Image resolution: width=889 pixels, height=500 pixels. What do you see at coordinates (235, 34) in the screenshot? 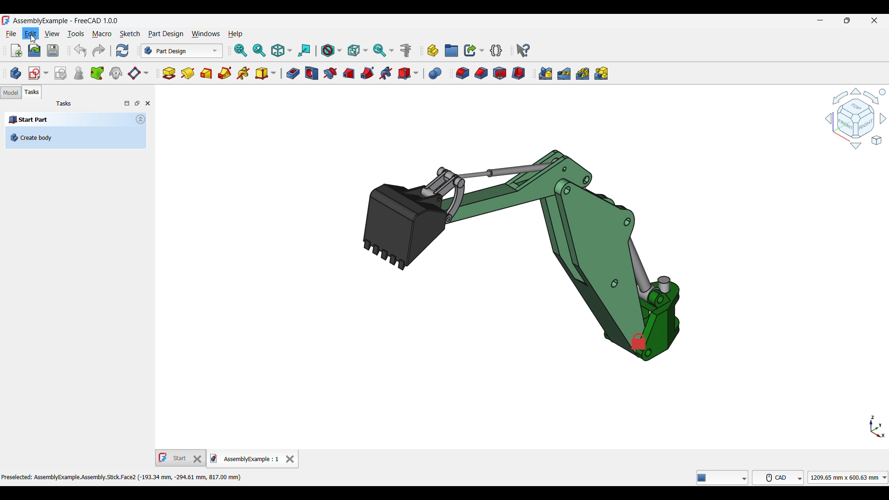
I see `Help menu` at bounding box center [235, 34].